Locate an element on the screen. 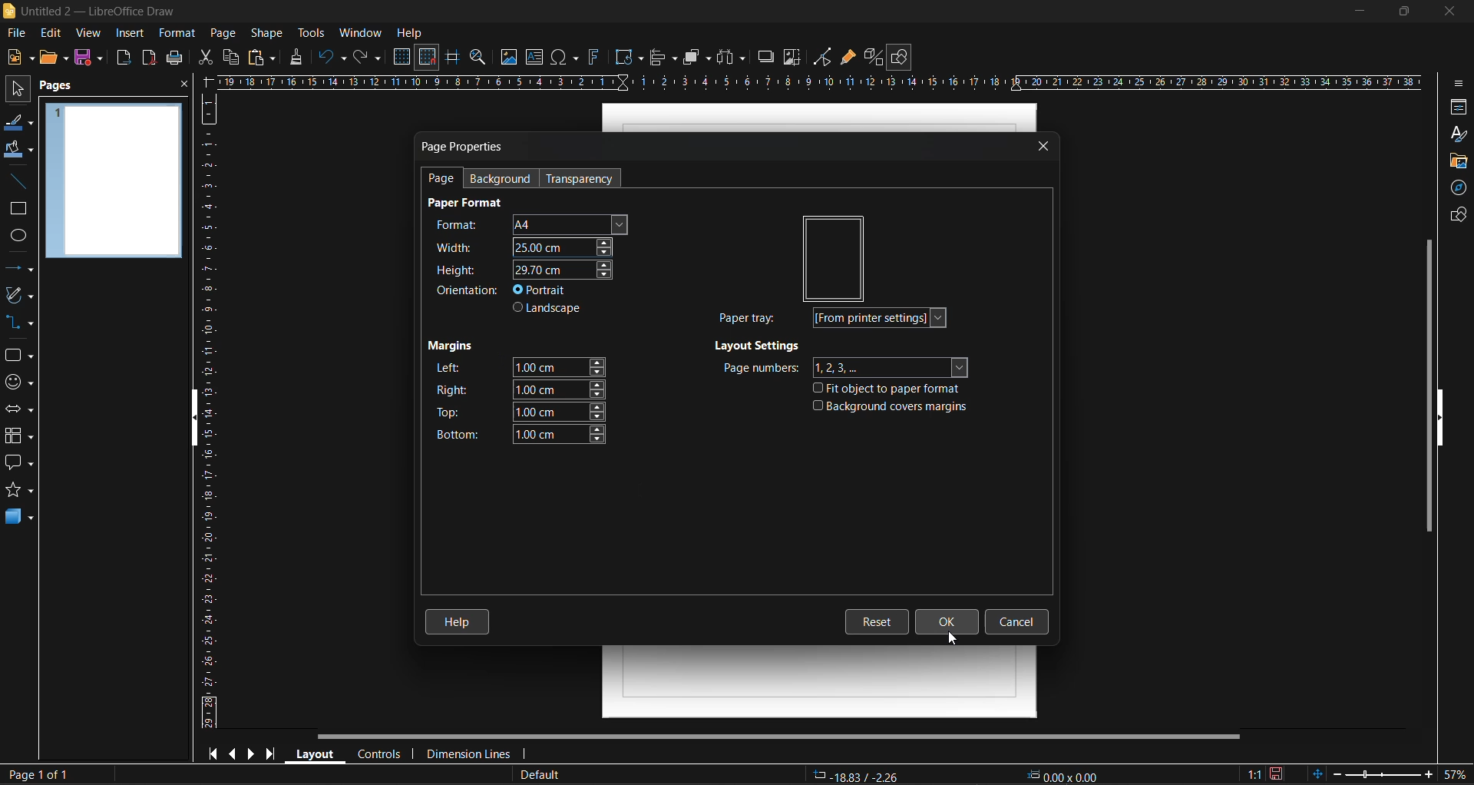 The width and height of the screenshot is (1474, 785). arrange is located at coordinates (698, 58).